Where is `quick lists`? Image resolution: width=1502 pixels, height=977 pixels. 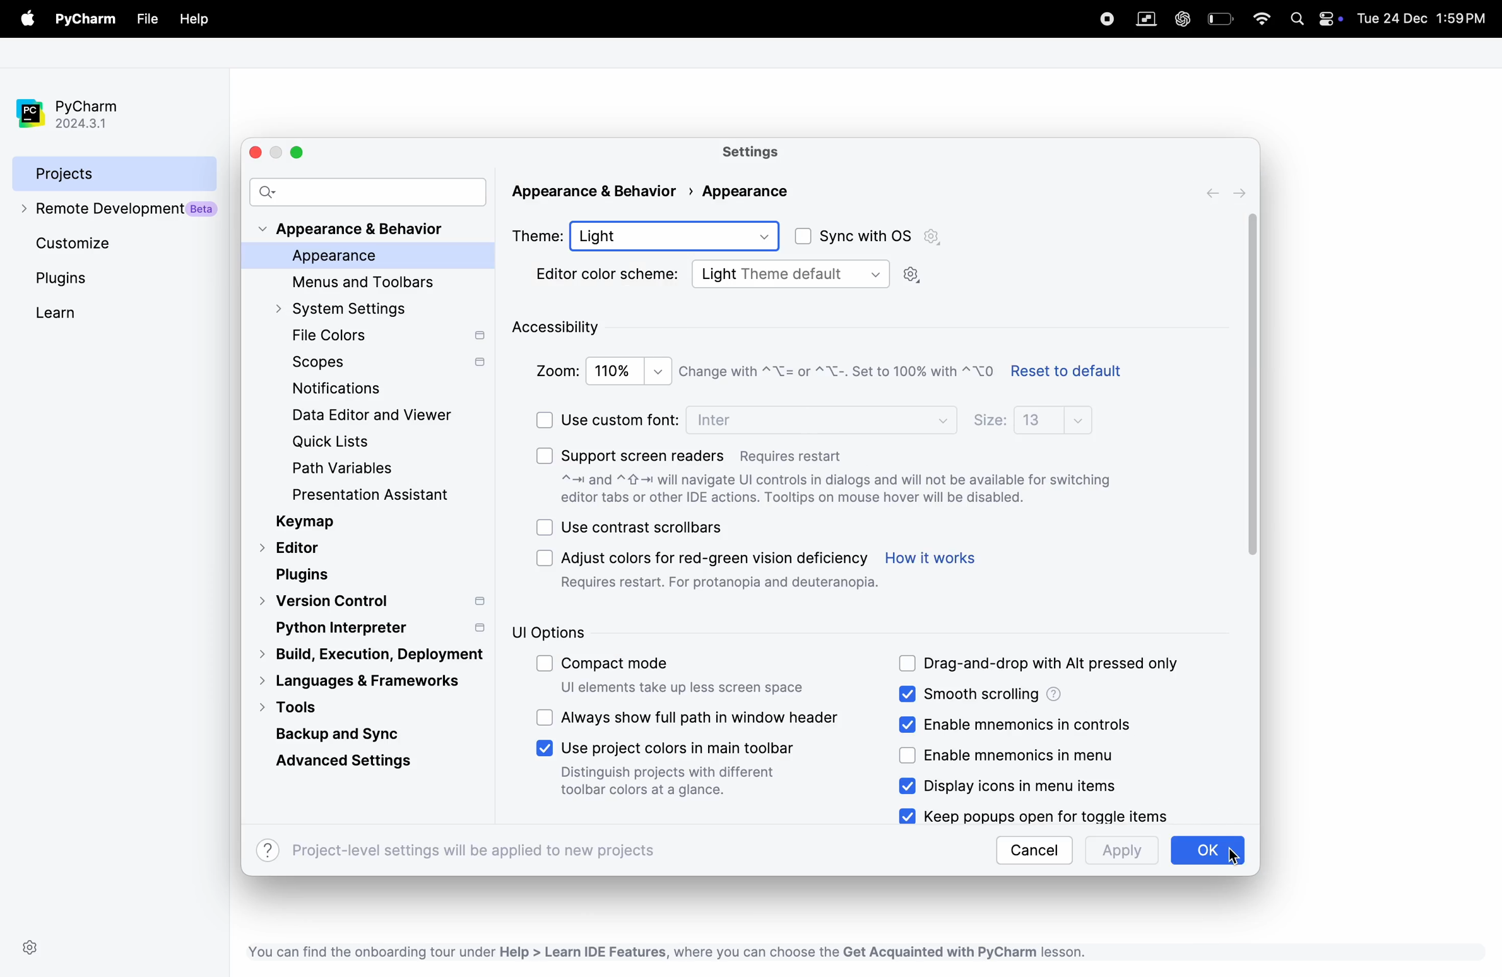
quick lists is located at coordinates (350, 442).